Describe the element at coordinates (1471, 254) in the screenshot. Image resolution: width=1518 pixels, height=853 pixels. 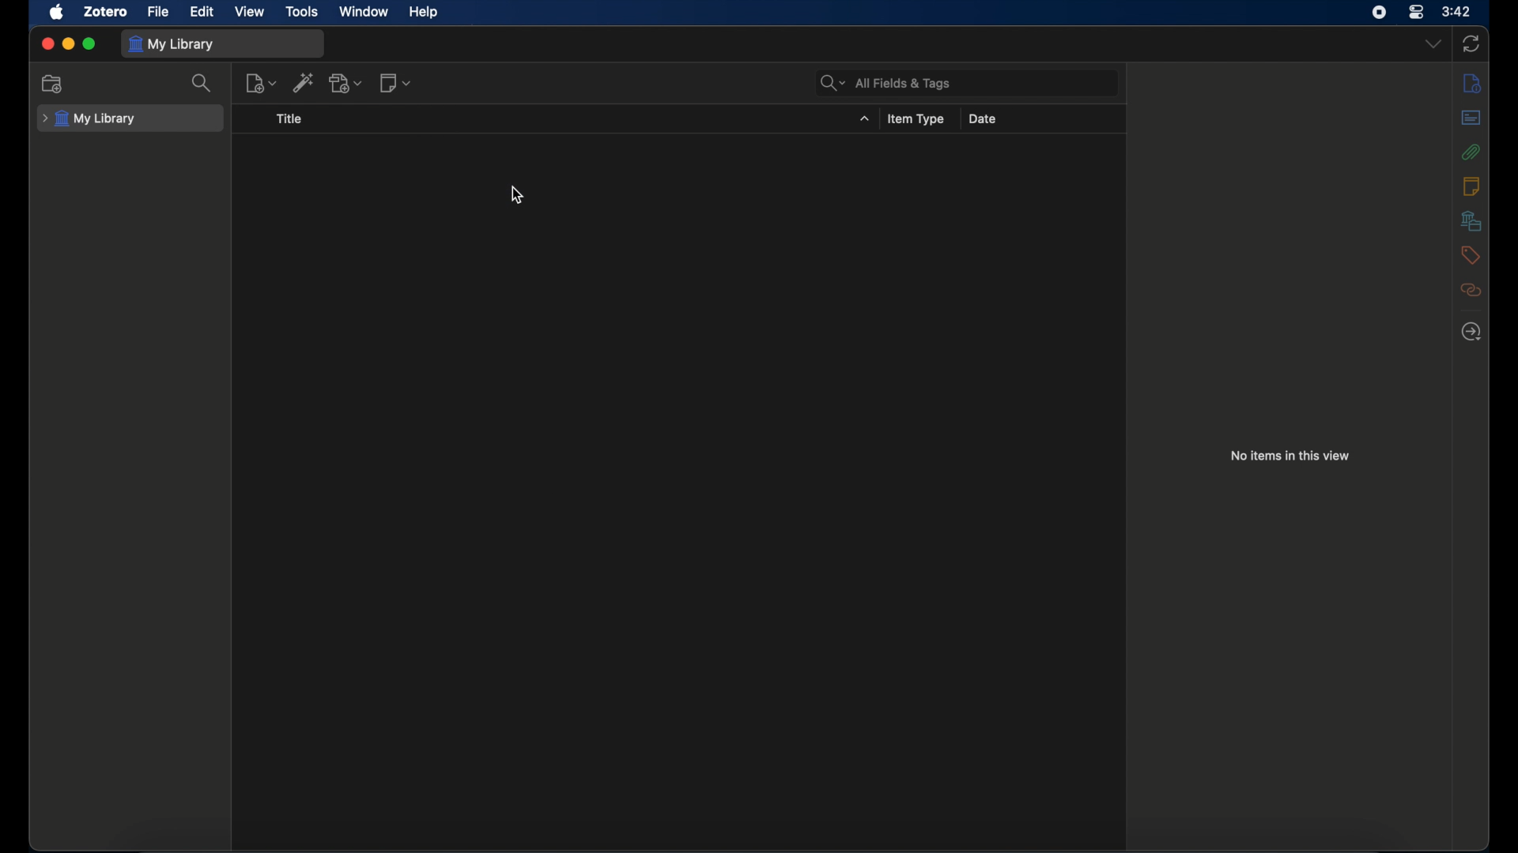
I see `tags` at that location.